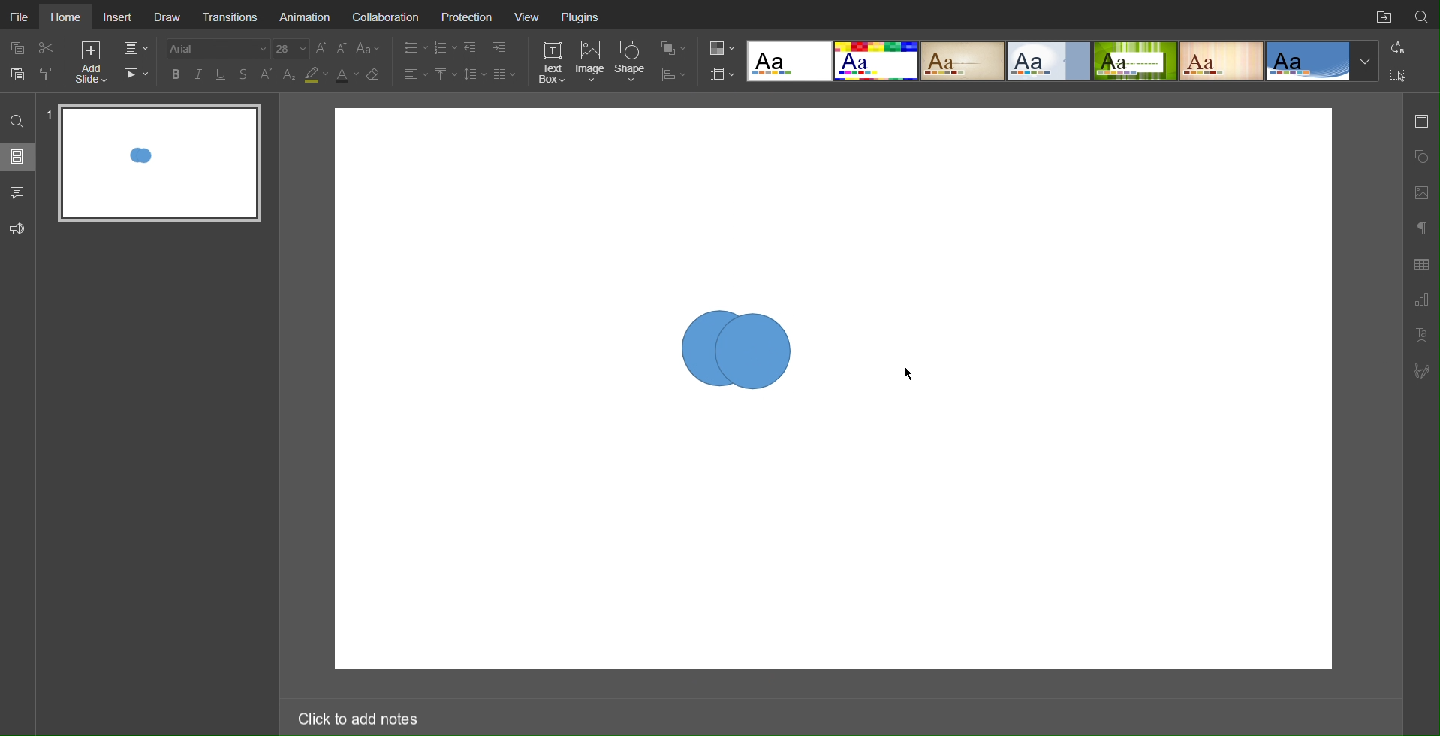  I want to click on View, so click(531, 19).